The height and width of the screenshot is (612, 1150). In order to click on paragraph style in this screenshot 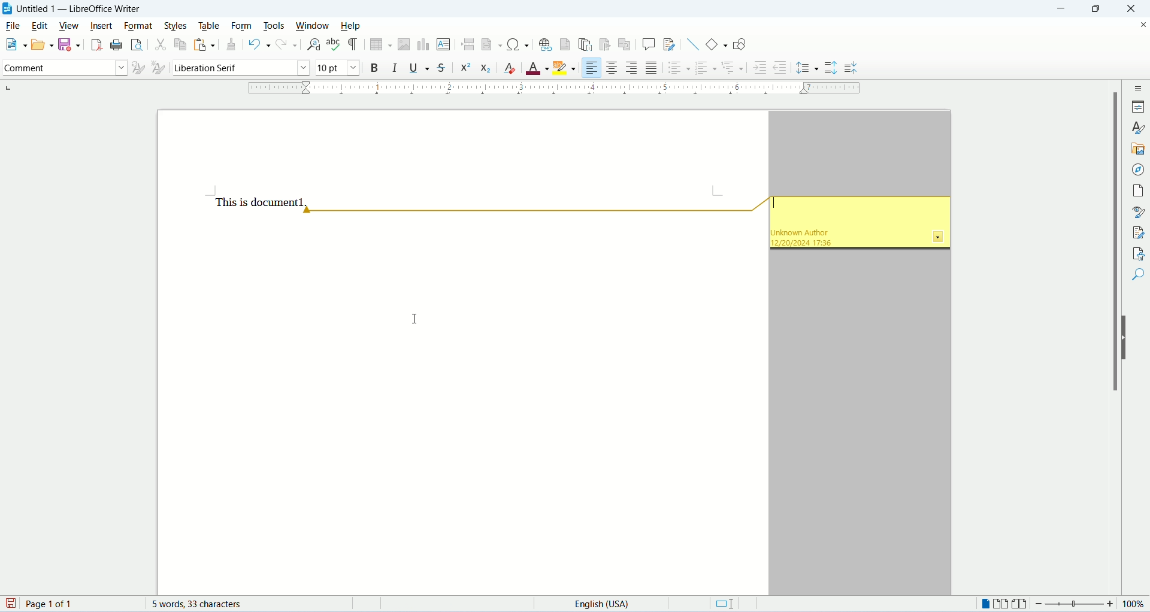, I will do `click(63, 69)`.